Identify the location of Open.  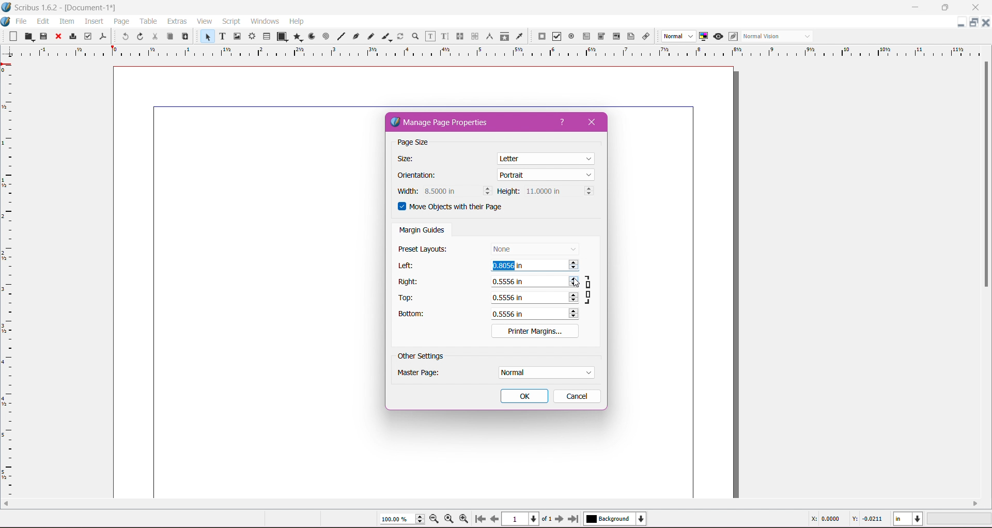
(27, 36).